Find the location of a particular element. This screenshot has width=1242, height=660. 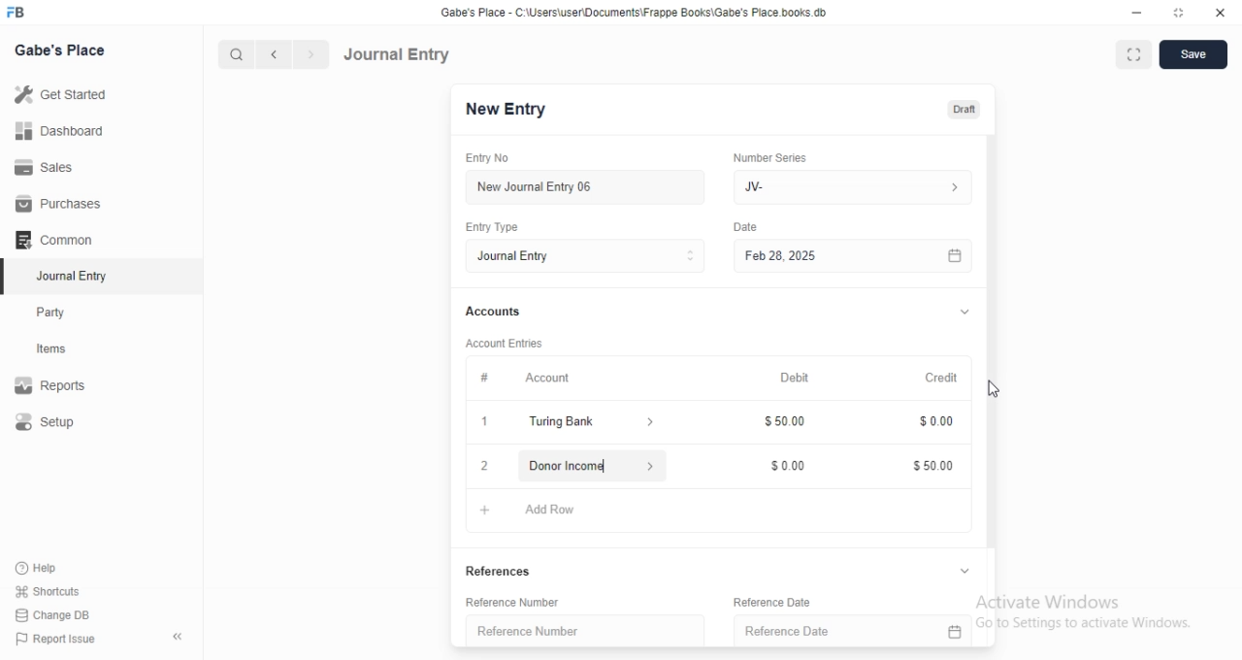

cursor is located at coordinates (994, 389).